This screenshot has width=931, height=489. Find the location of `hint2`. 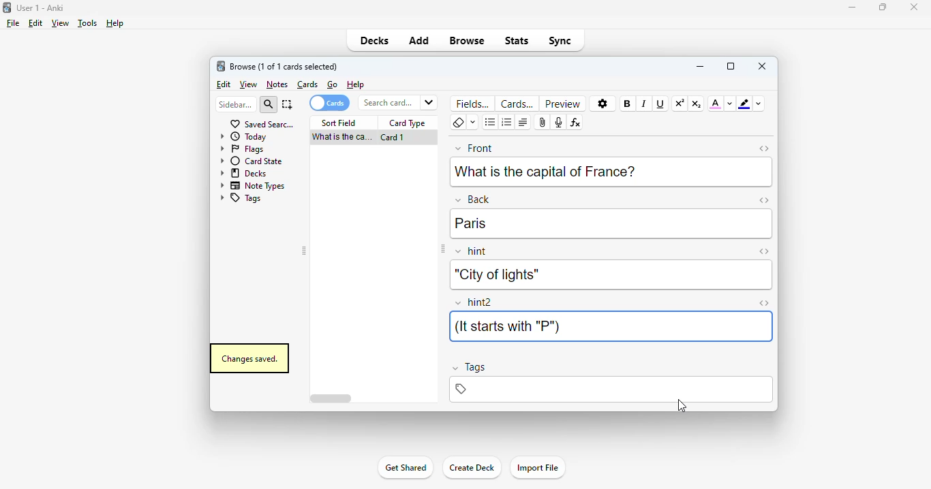

hint2 is located at coordinates (474, 302).